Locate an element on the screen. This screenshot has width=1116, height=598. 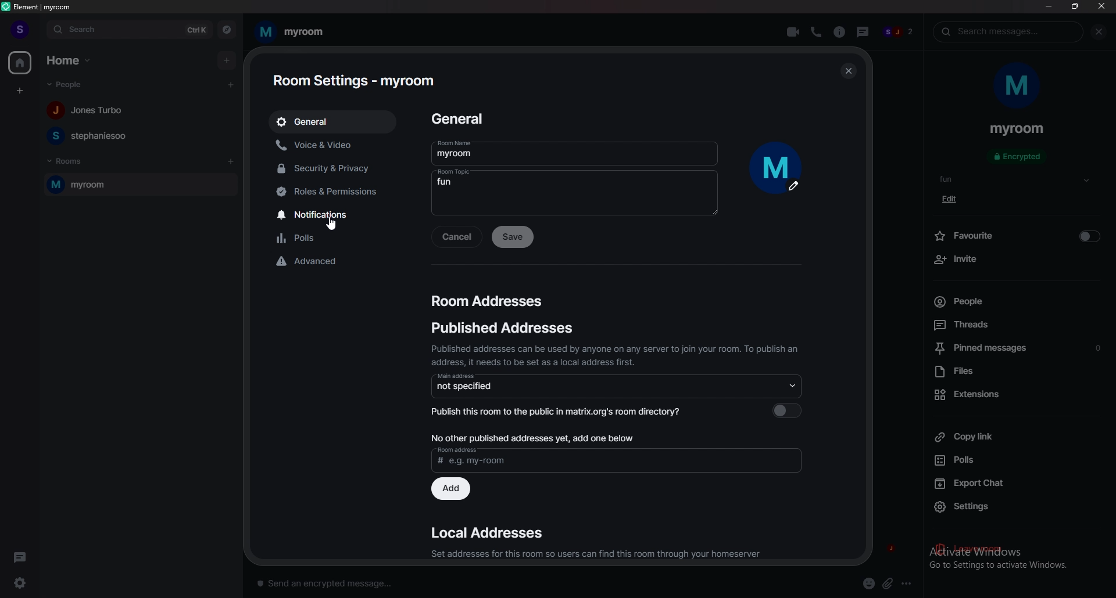
j is located at coordinates (888, 549).